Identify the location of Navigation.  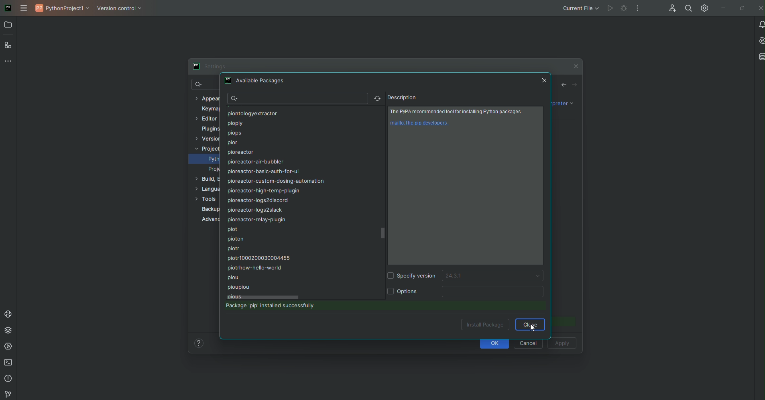
(569, 86).